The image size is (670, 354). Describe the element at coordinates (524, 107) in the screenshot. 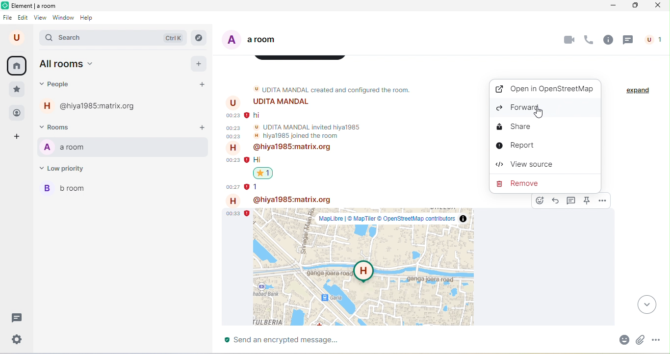

I see `forward` at that location.